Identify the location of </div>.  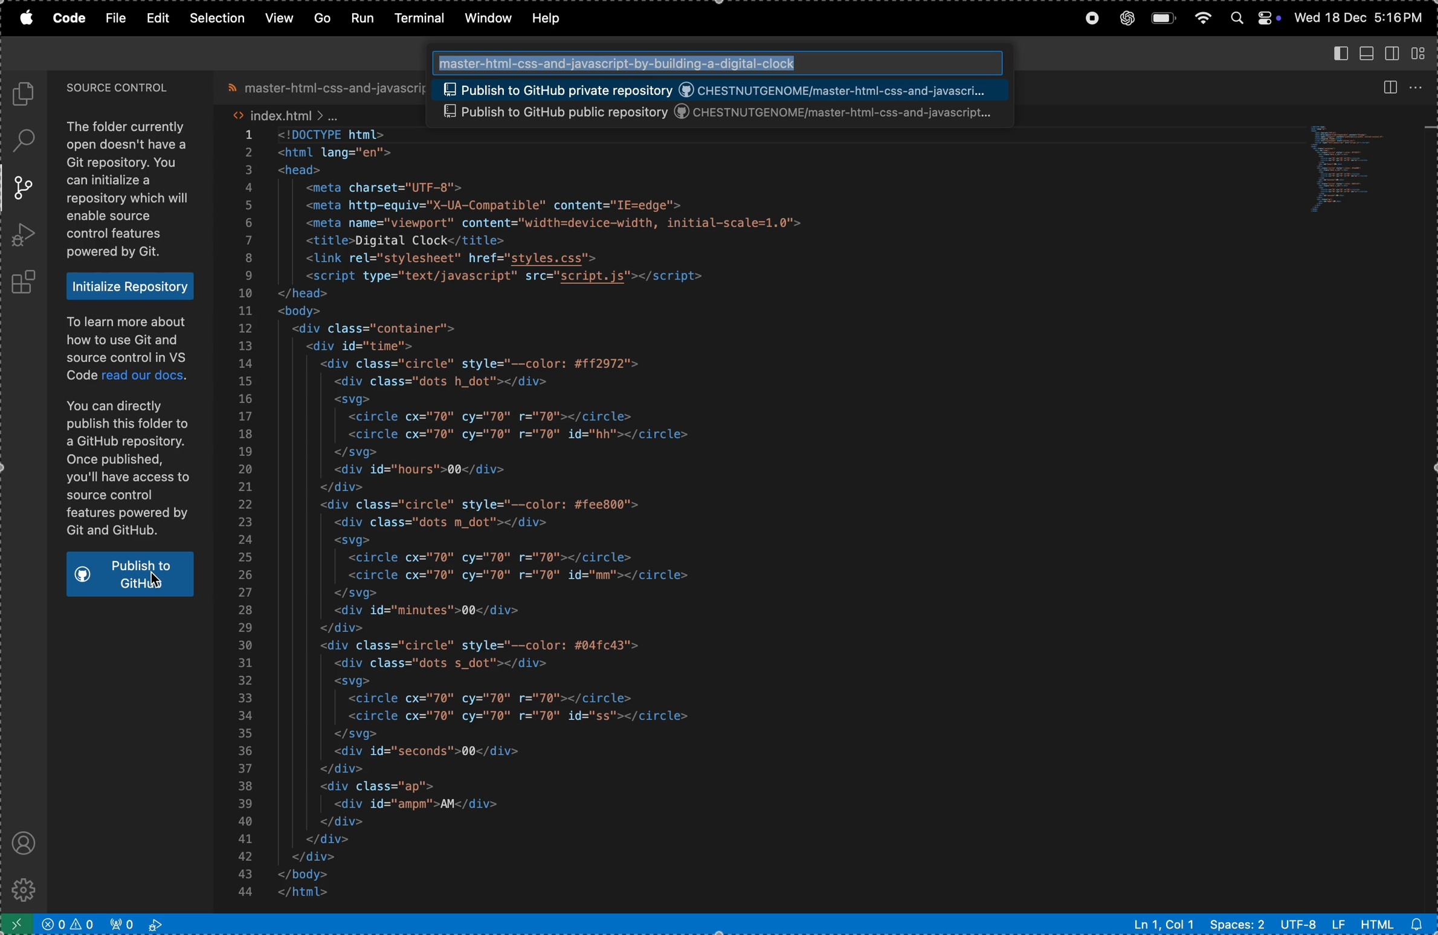
(321, 856).